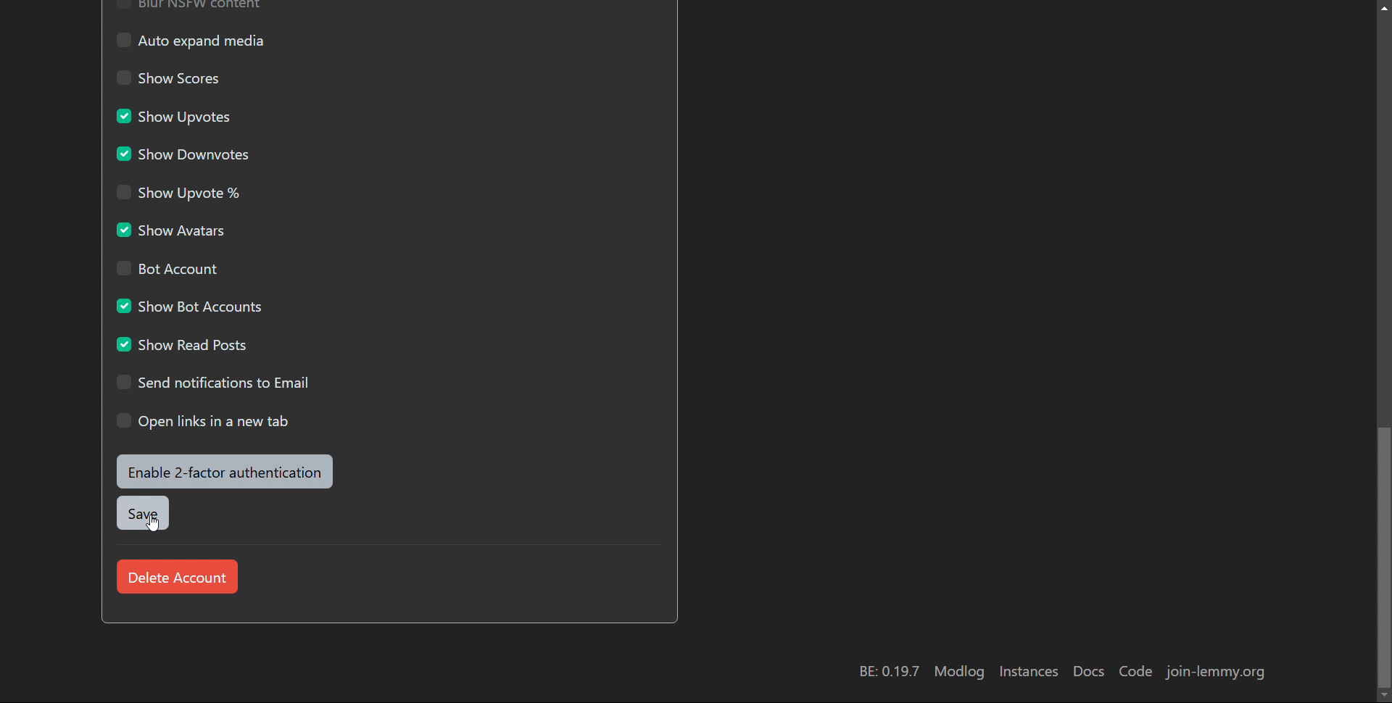 The image size is (1392, 703). What do you see at coordinates (176, 575) in the screenshot?
I see `delete account` at bounding box center [176, 575].